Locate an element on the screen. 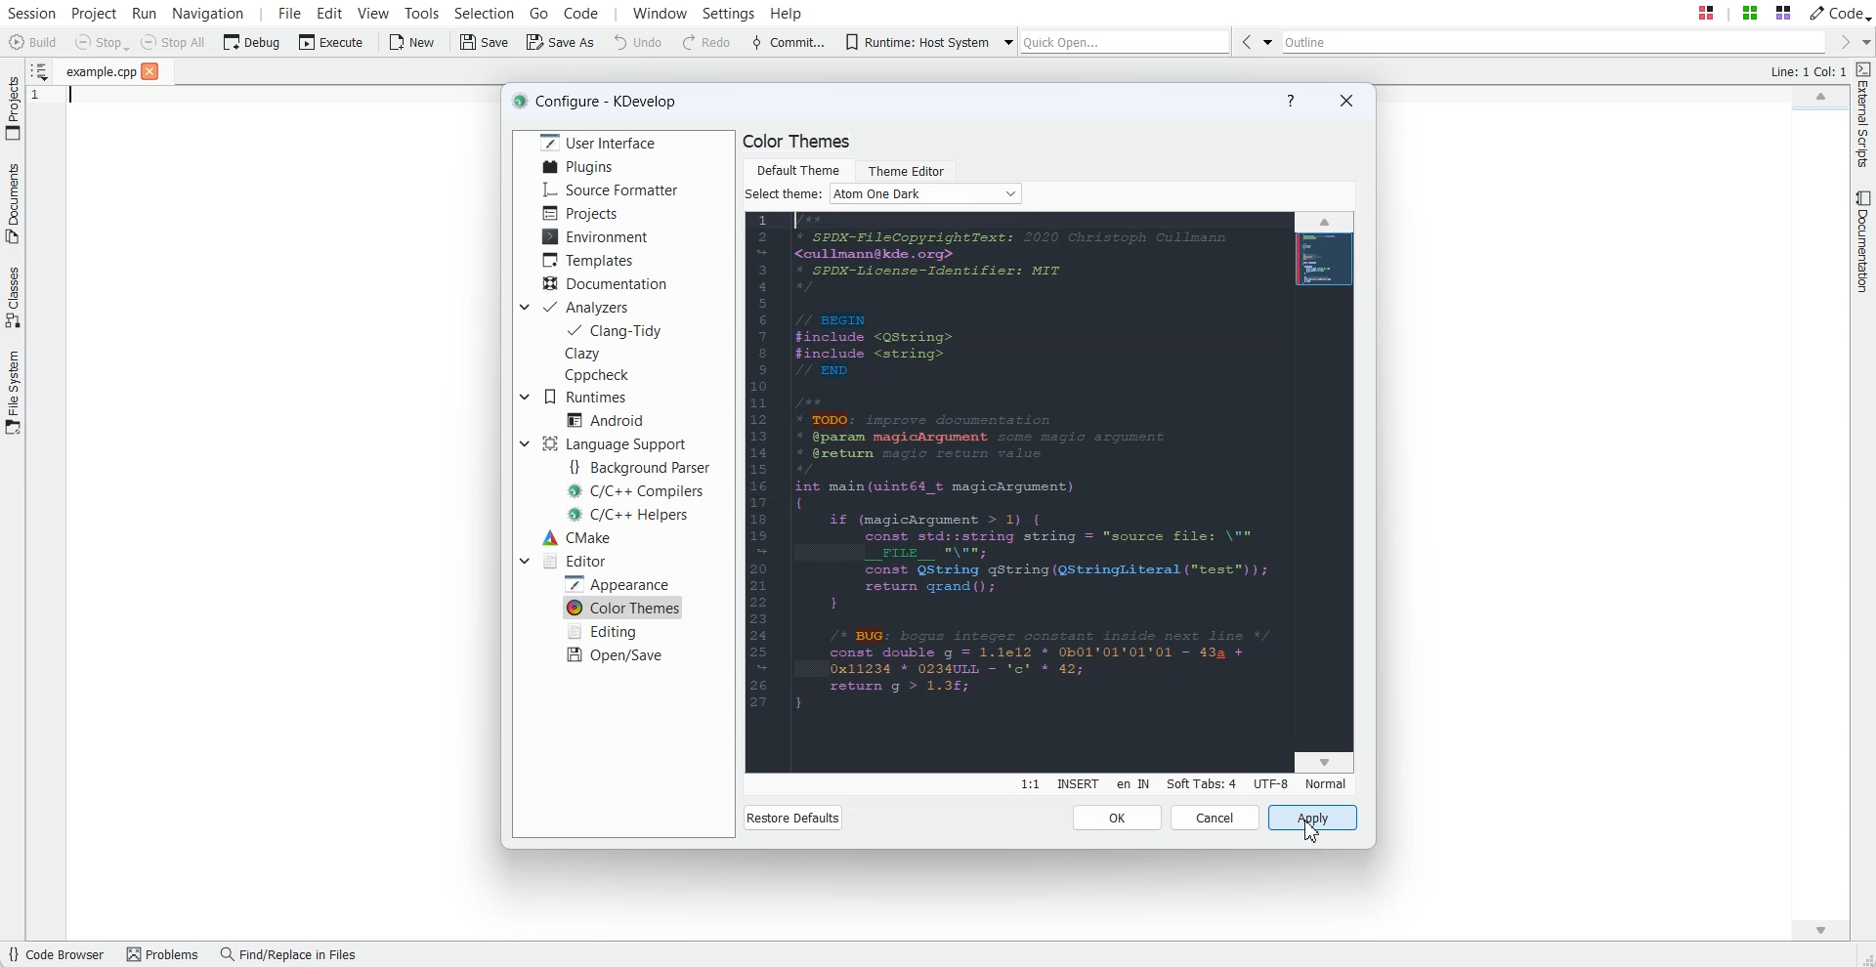 This screenshot has height=967, width=1876. Runtime: Host System is located at coordinates (912, 42).